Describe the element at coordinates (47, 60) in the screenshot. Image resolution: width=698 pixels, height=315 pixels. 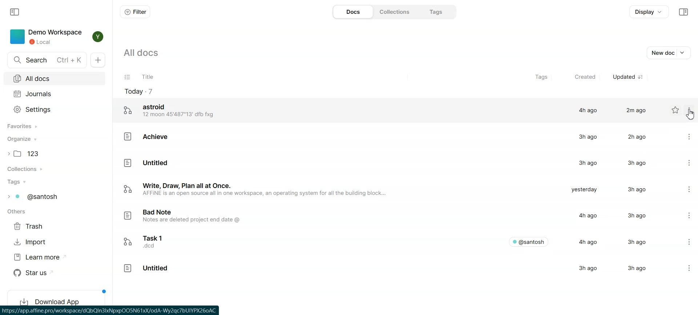
I see `Search Doc` at that location.